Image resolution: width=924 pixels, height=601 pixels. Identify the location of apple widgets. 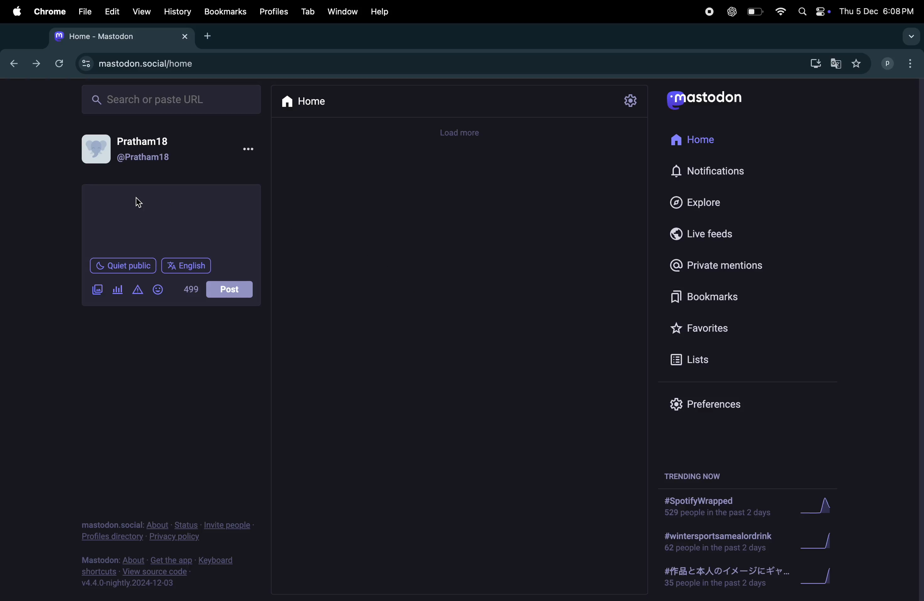
(813, 11).